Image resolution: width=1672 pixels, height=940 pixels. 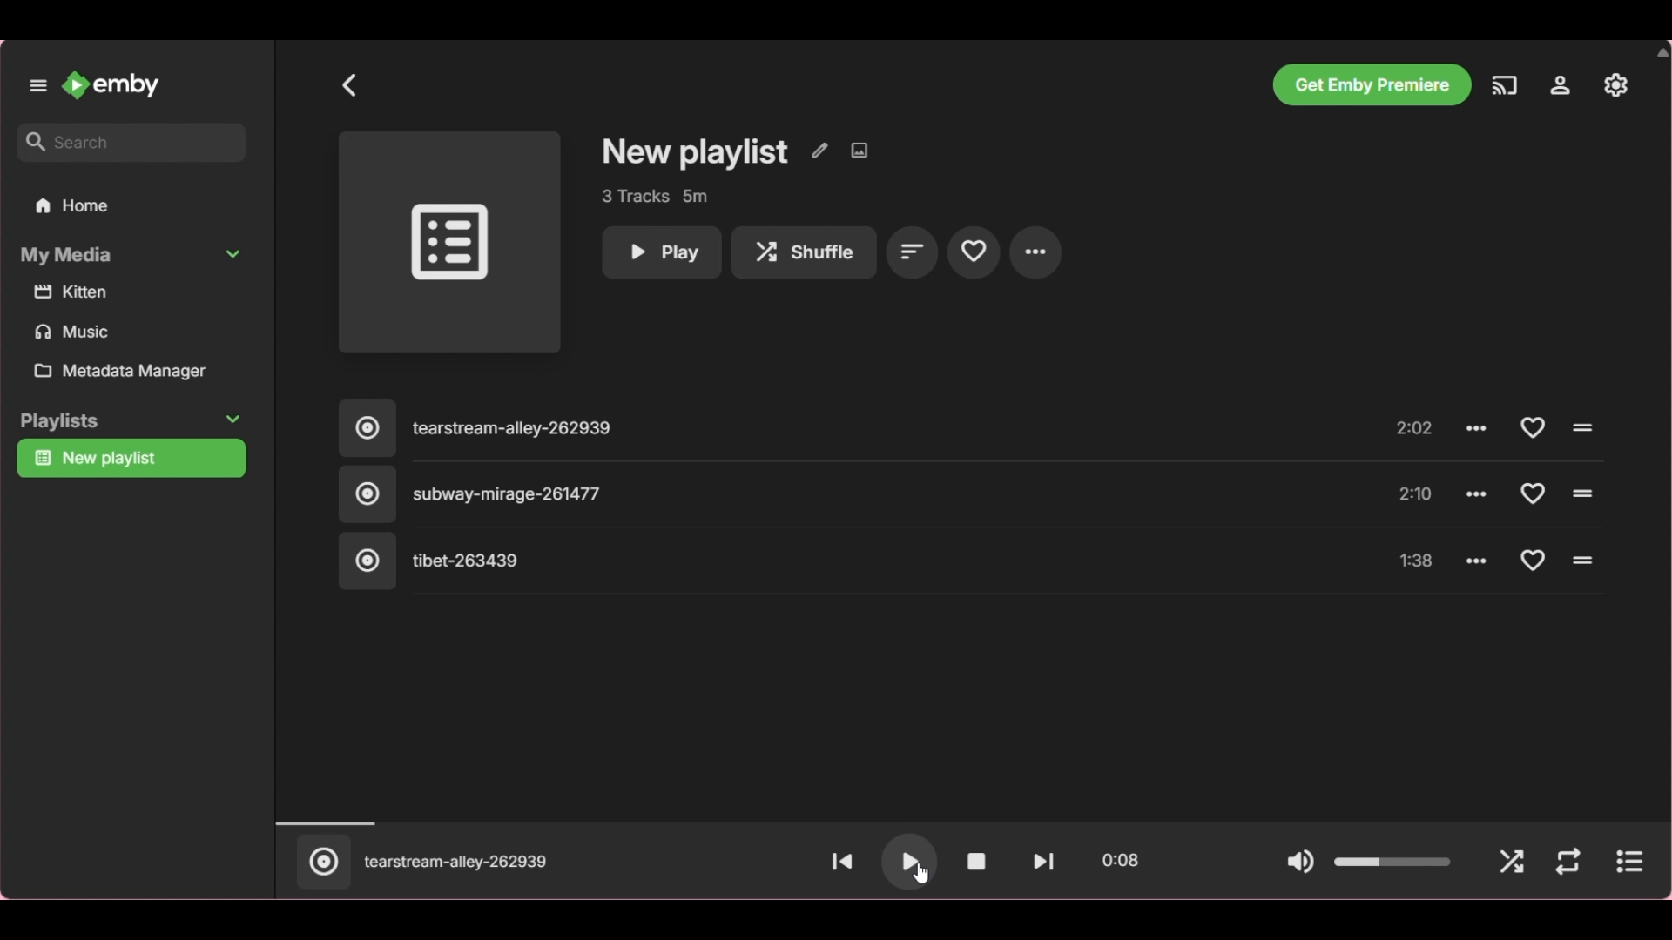 I want to click on Song 1, click to play, so click(x=828, y=430).